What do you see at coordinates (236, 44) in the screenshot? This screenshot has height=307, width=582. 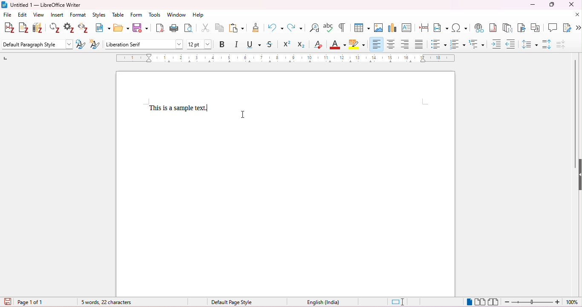 I see `italics` at bounding box center [236, 44].